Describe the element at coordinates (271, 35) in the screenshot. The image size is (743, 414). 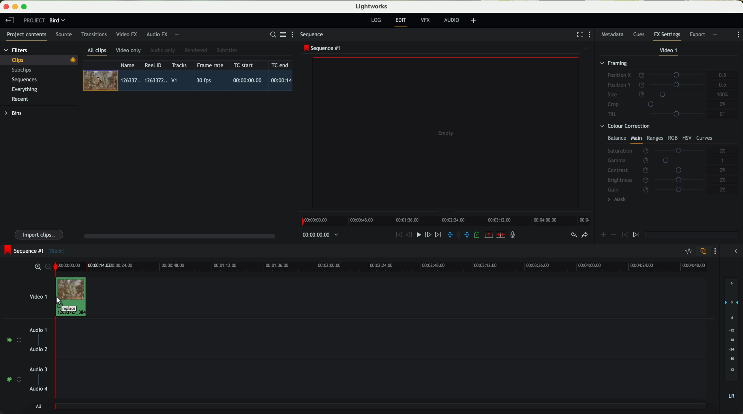
I see `search for assets or bins` at that location.